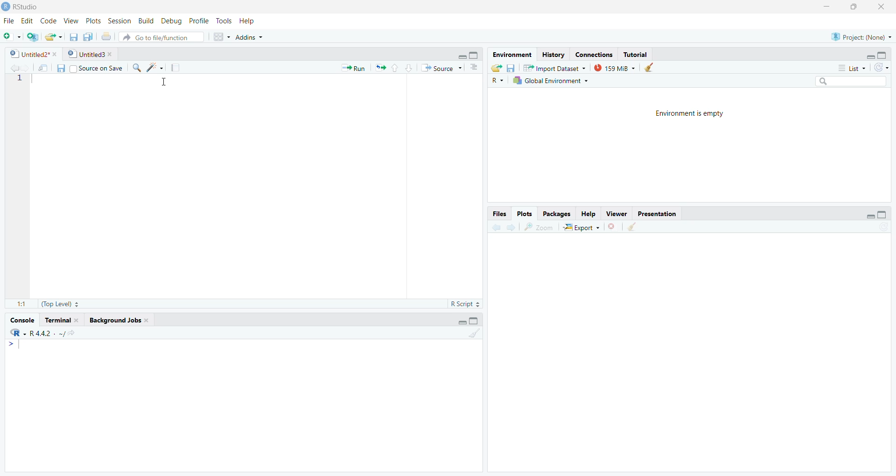 The width and height of the screenshot is (896, 476). What do you see at coordinates (882, 216) in the screenshot?
I see `Maximize` at bounding box center [882, 216].